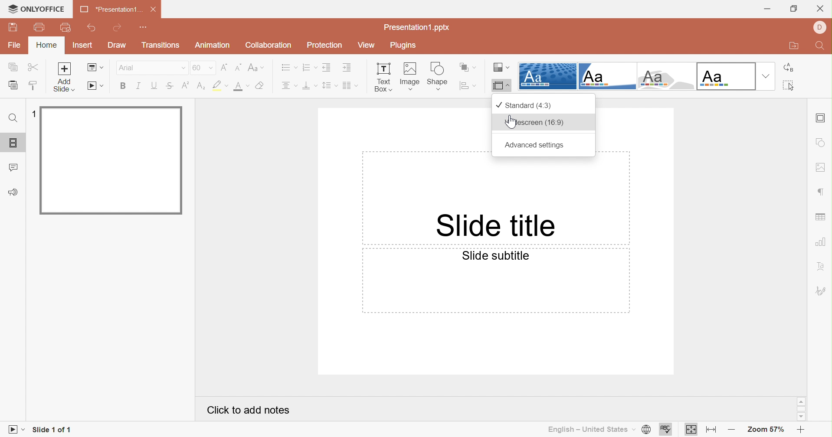 Image resolution: width=832 pixels, height=437 pixels. What do you see at coordinates (820, 9) in the screenshot?
I see `Close` at bounding box center [820, 9].